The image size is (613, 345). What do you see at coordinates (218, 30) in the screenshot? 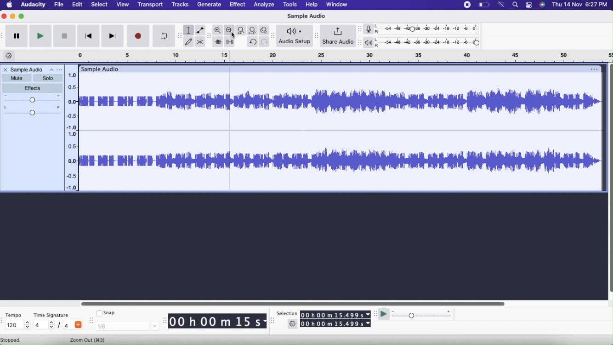
I see `Zoom In` at bounding box center [218, 30].